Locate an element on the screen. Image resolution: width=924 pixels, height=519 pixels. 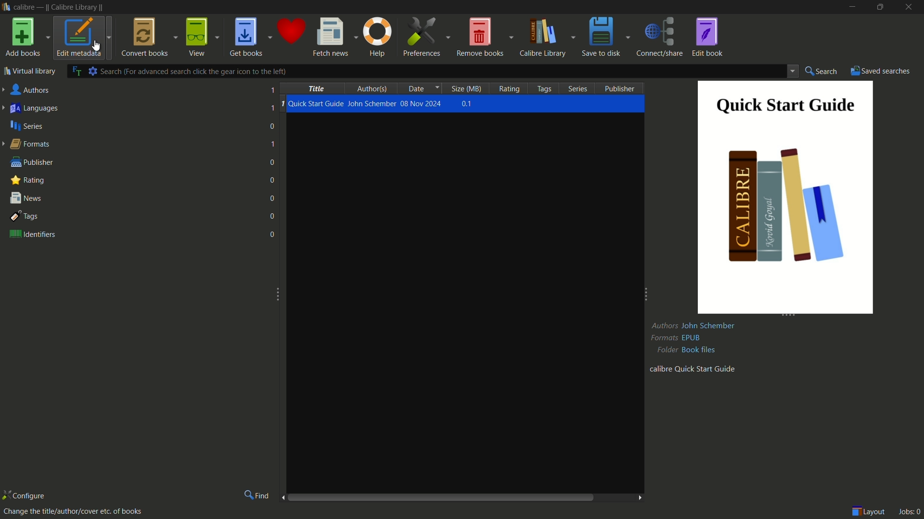
series is located at coordinates (30, 126).